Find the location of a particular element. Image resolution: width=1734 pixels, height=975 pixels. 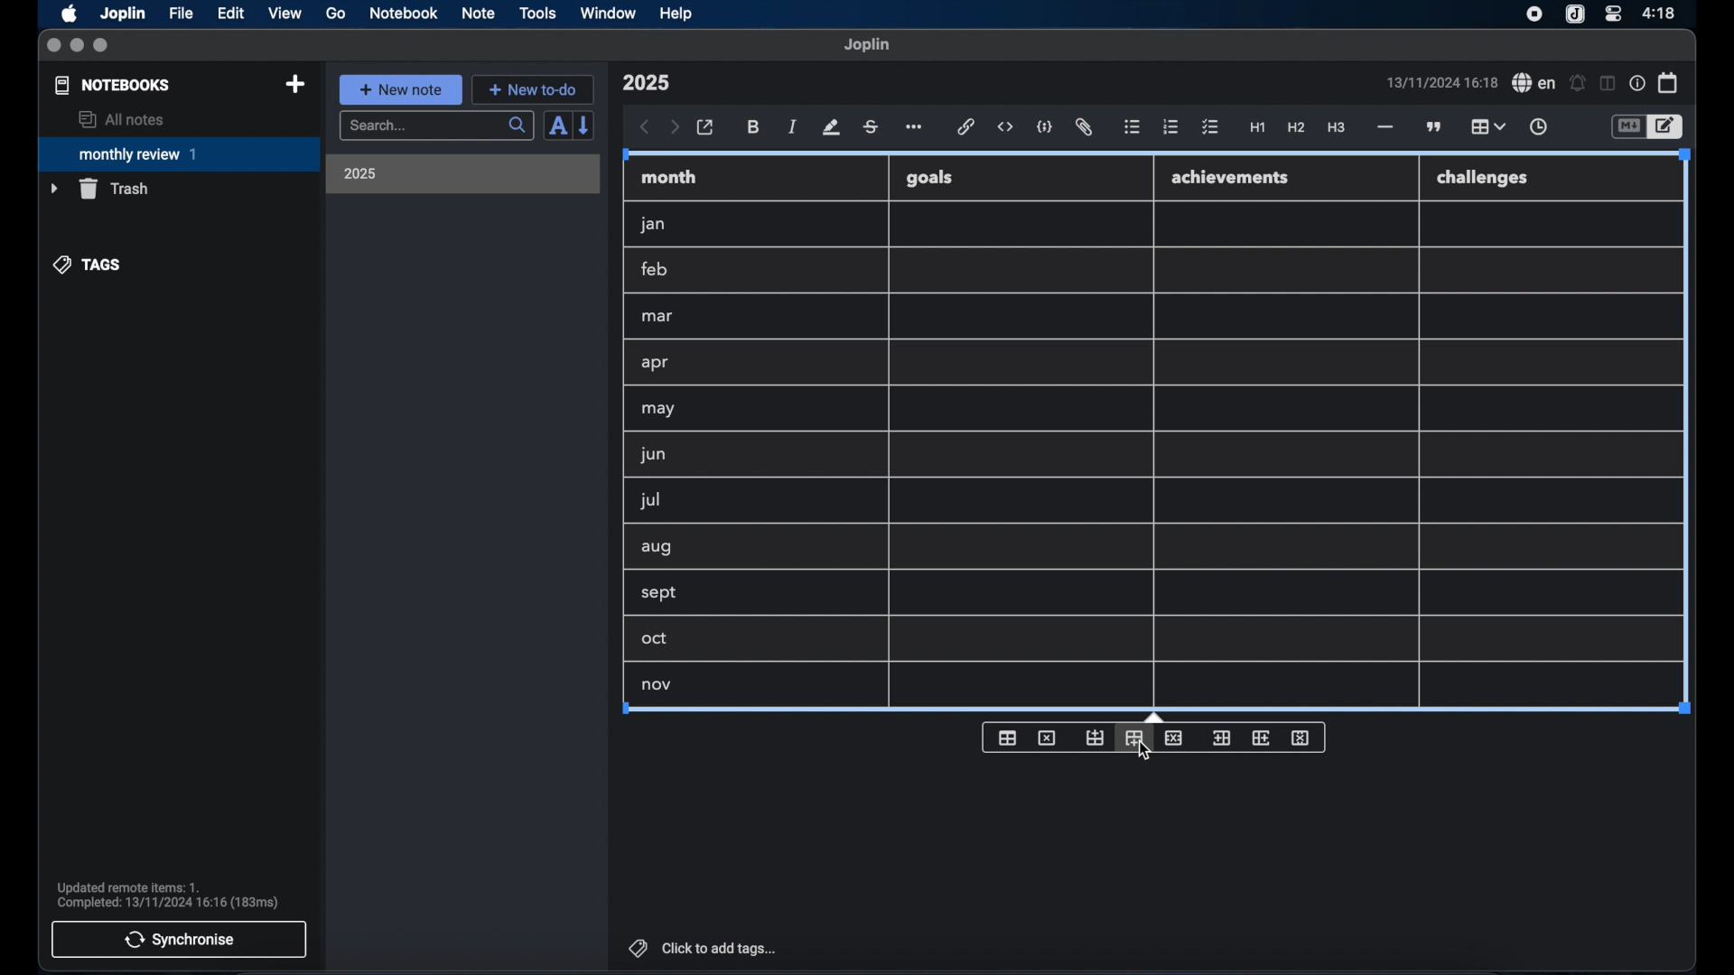

insert row before is located at coordinates (1095, 738).